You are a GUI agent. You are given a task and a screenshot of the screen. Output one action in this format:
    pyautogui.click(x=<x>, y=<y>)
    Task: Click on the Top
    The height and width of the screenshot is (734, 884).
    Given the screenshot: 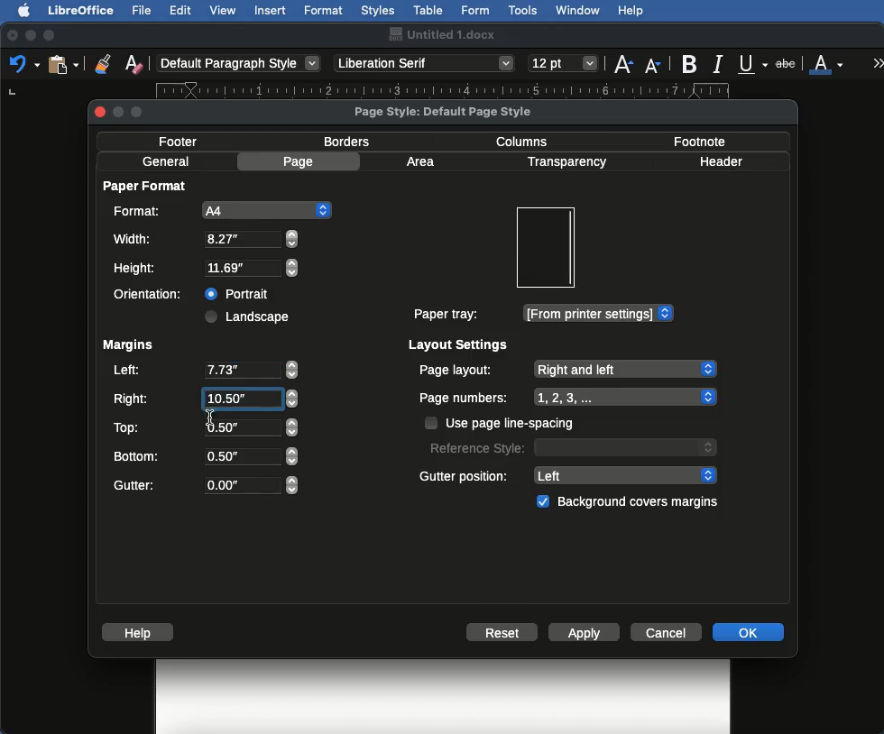 What is the action you would take?
    pyautogui.click(x=203, y=427)
    